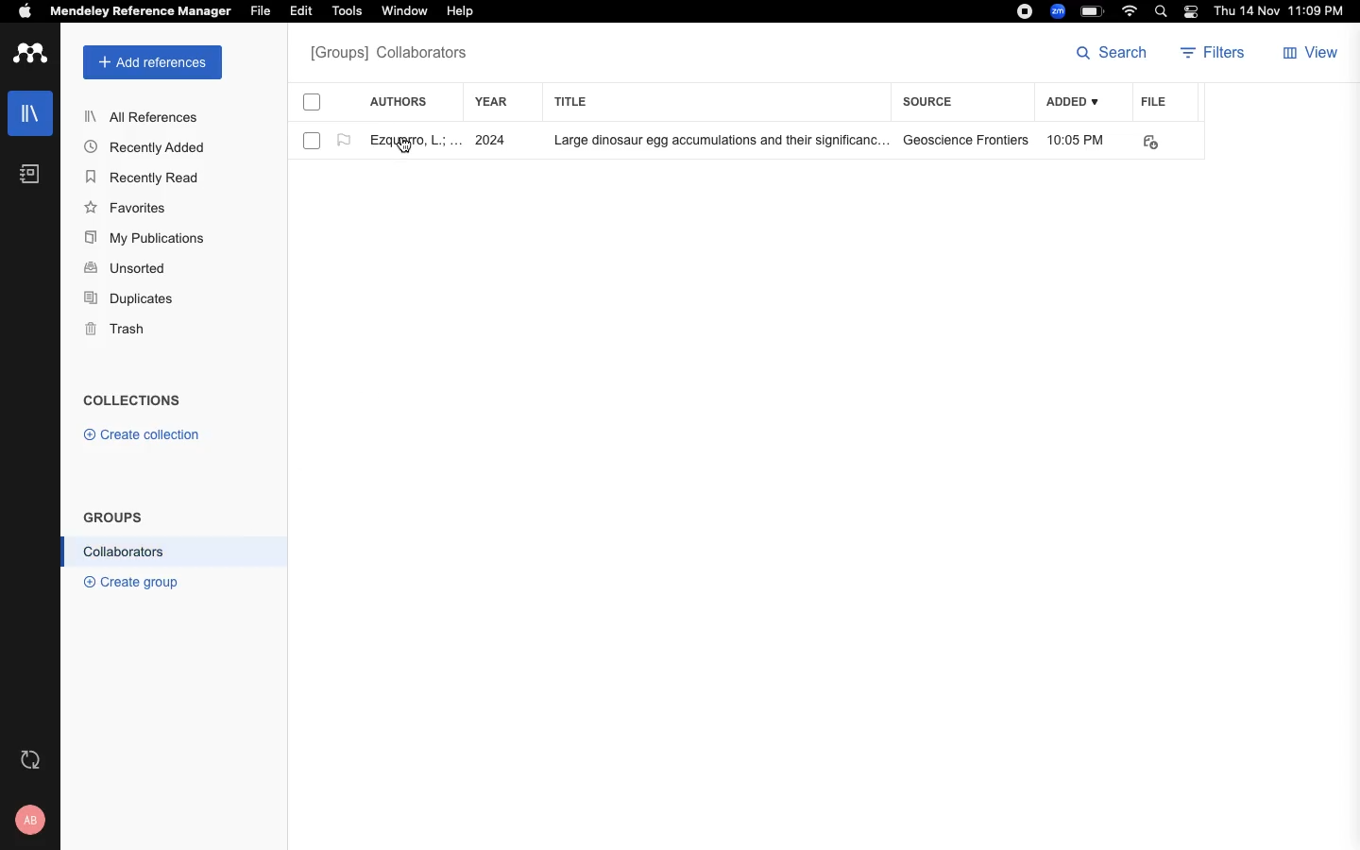  What do you see at coordinates (132, 402) in the screenshot?
I see `COLLECTIONS` at bounding box center [132, 402].